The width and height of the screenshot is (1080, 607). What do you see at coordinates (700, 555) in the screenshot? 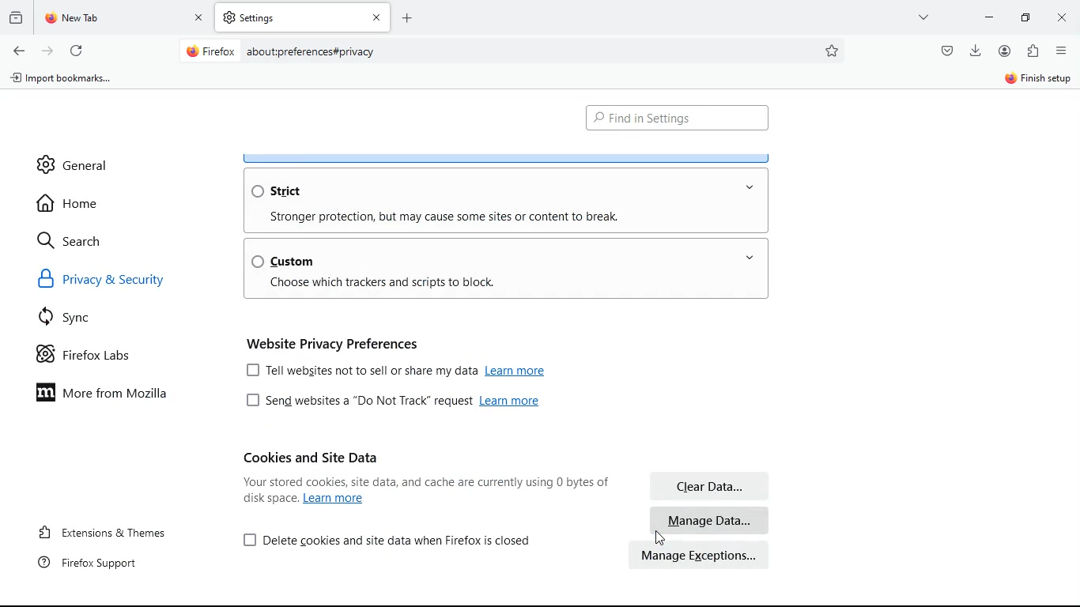
I see `manage exceptions` at bounding box center [700, 555].